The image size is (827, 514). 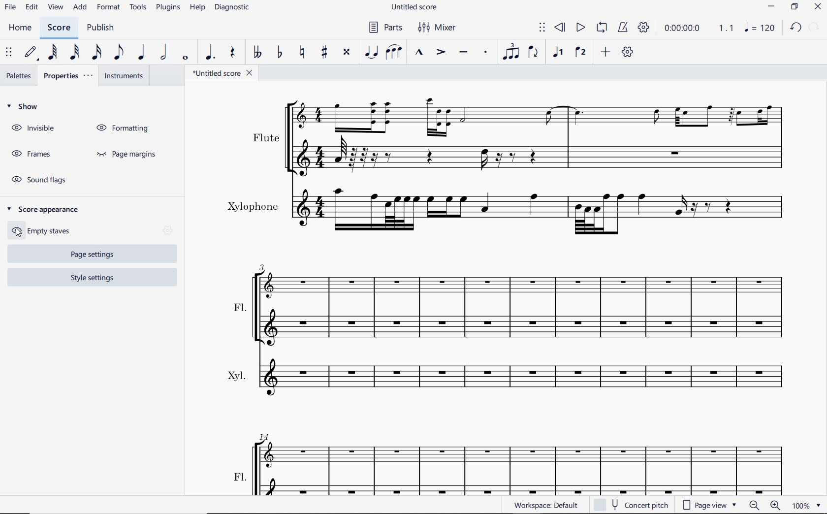 What do you see at coordinates (186, 57) in the screenshot?
I see `WHOLE NOTE` at bounding box center [186, 57].